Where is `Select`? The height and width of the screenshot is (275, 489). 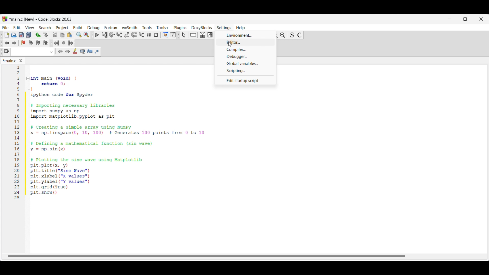 Select is located at coordinates (184, 35).